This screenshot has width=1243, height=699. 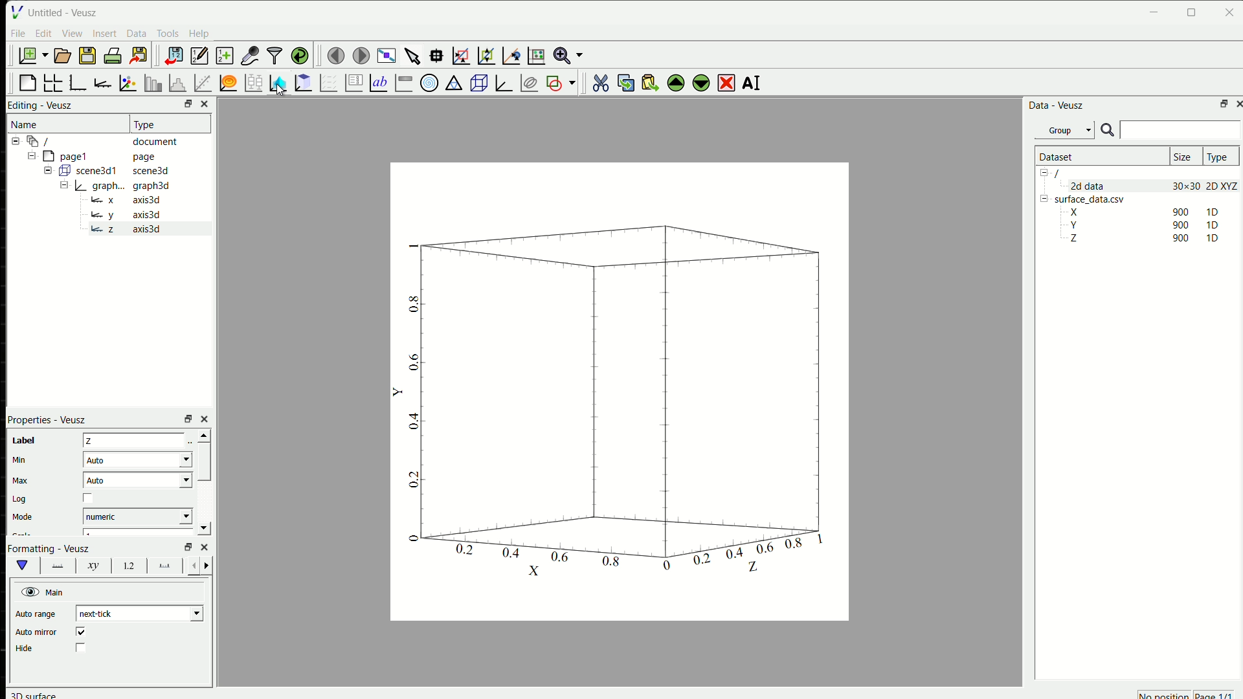 I want to click on axis3d, so click(x=146, y=215).